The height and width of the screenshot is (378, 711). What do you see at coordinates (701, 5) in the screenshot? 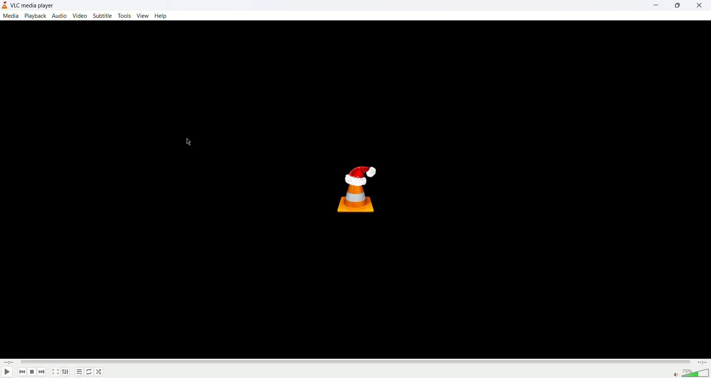
I see `close` at bounding box center [701, 5].